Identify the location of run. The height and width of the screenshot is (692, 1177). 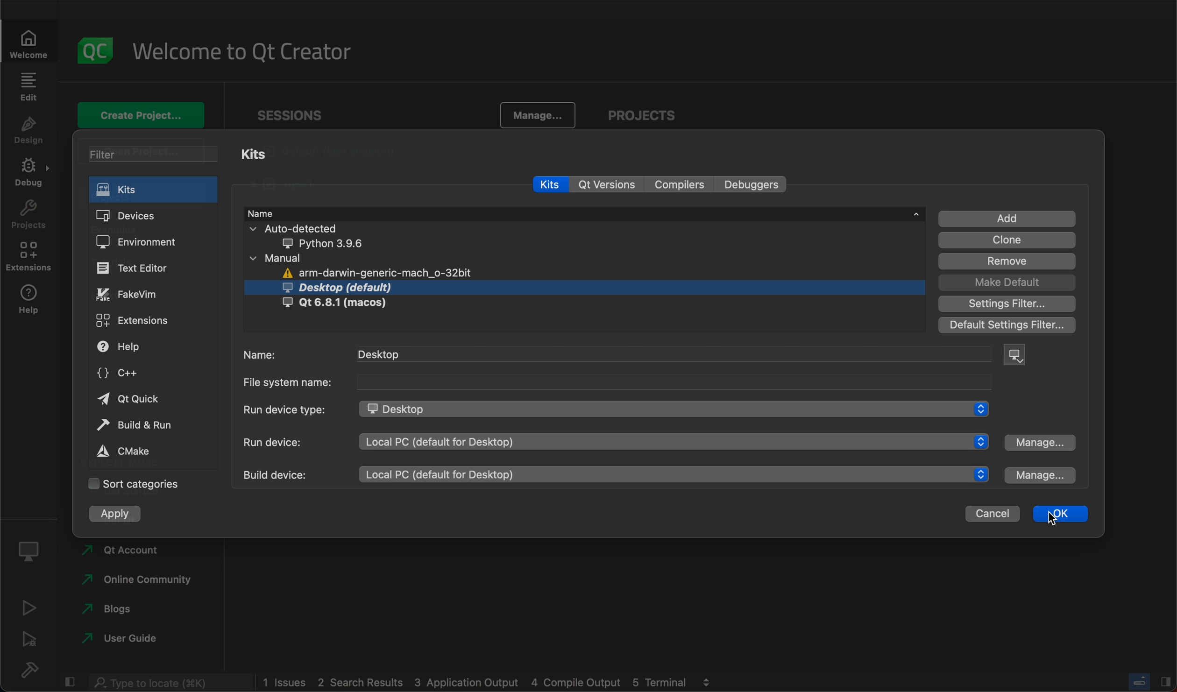
(31, 606).